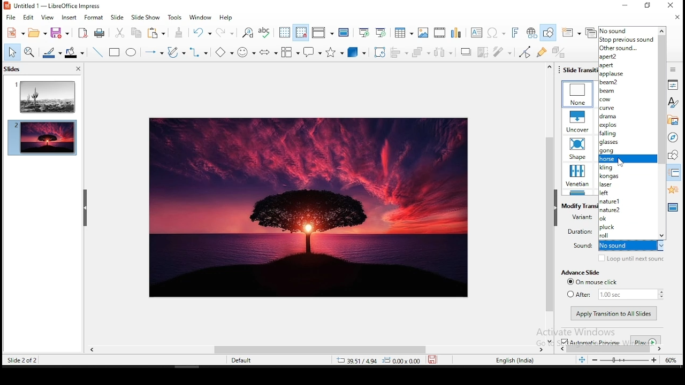  Describe the element at coordinates (577, 121) in the screenshot. I see `transition effects` at that location.